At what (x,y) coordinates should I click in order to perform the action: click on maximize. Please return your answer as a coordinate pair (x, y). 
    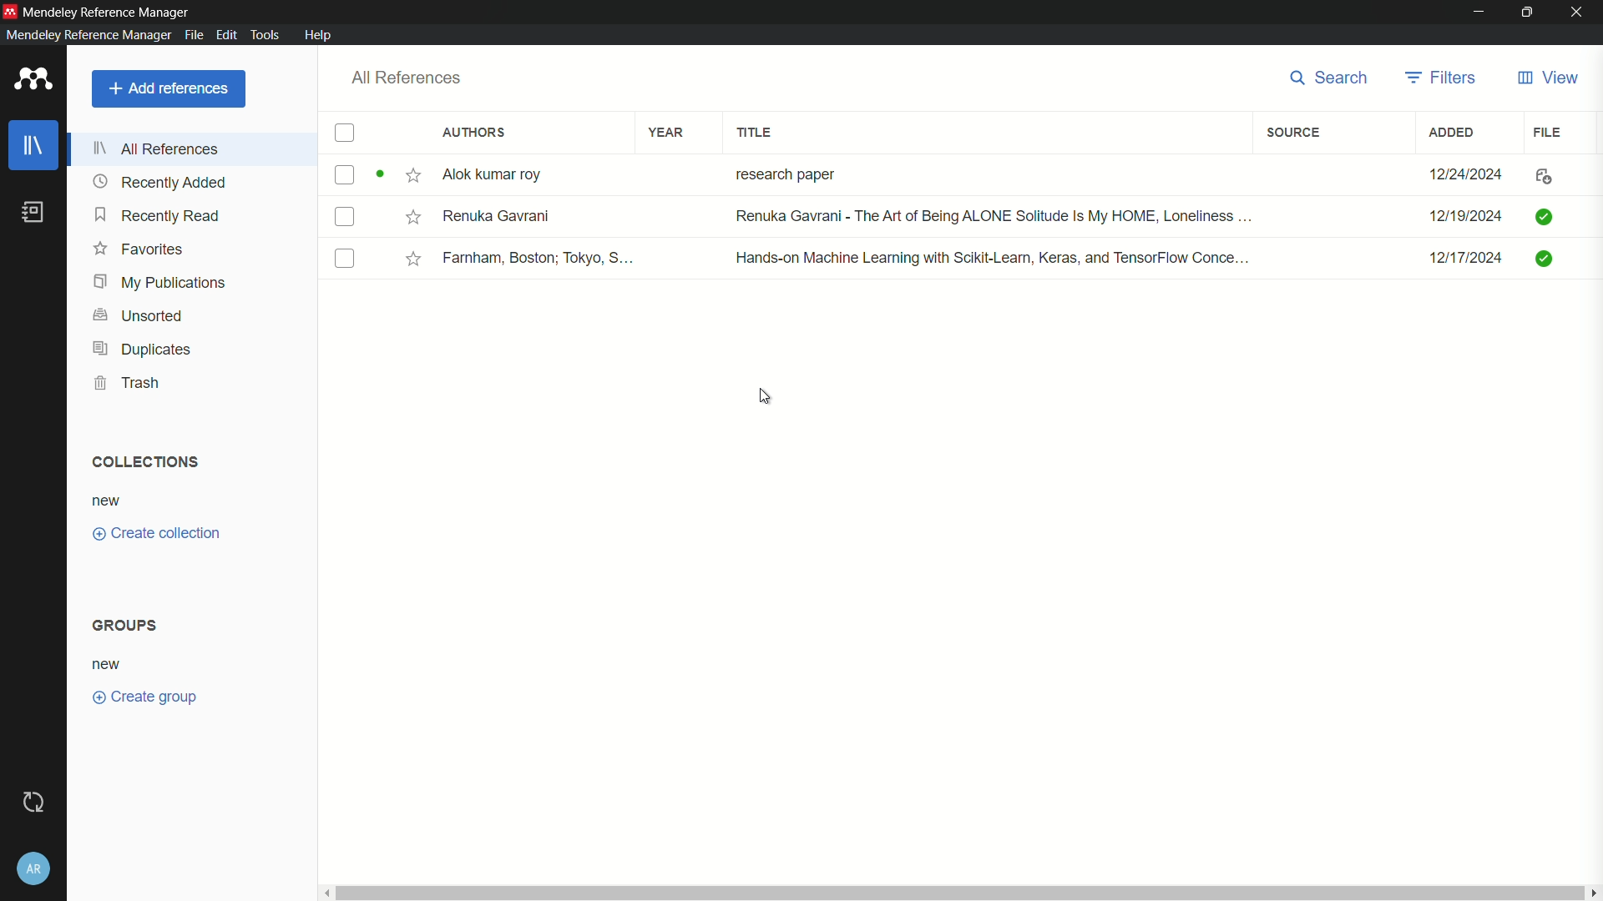
    Looking at the image, I should click on (1530, 13).